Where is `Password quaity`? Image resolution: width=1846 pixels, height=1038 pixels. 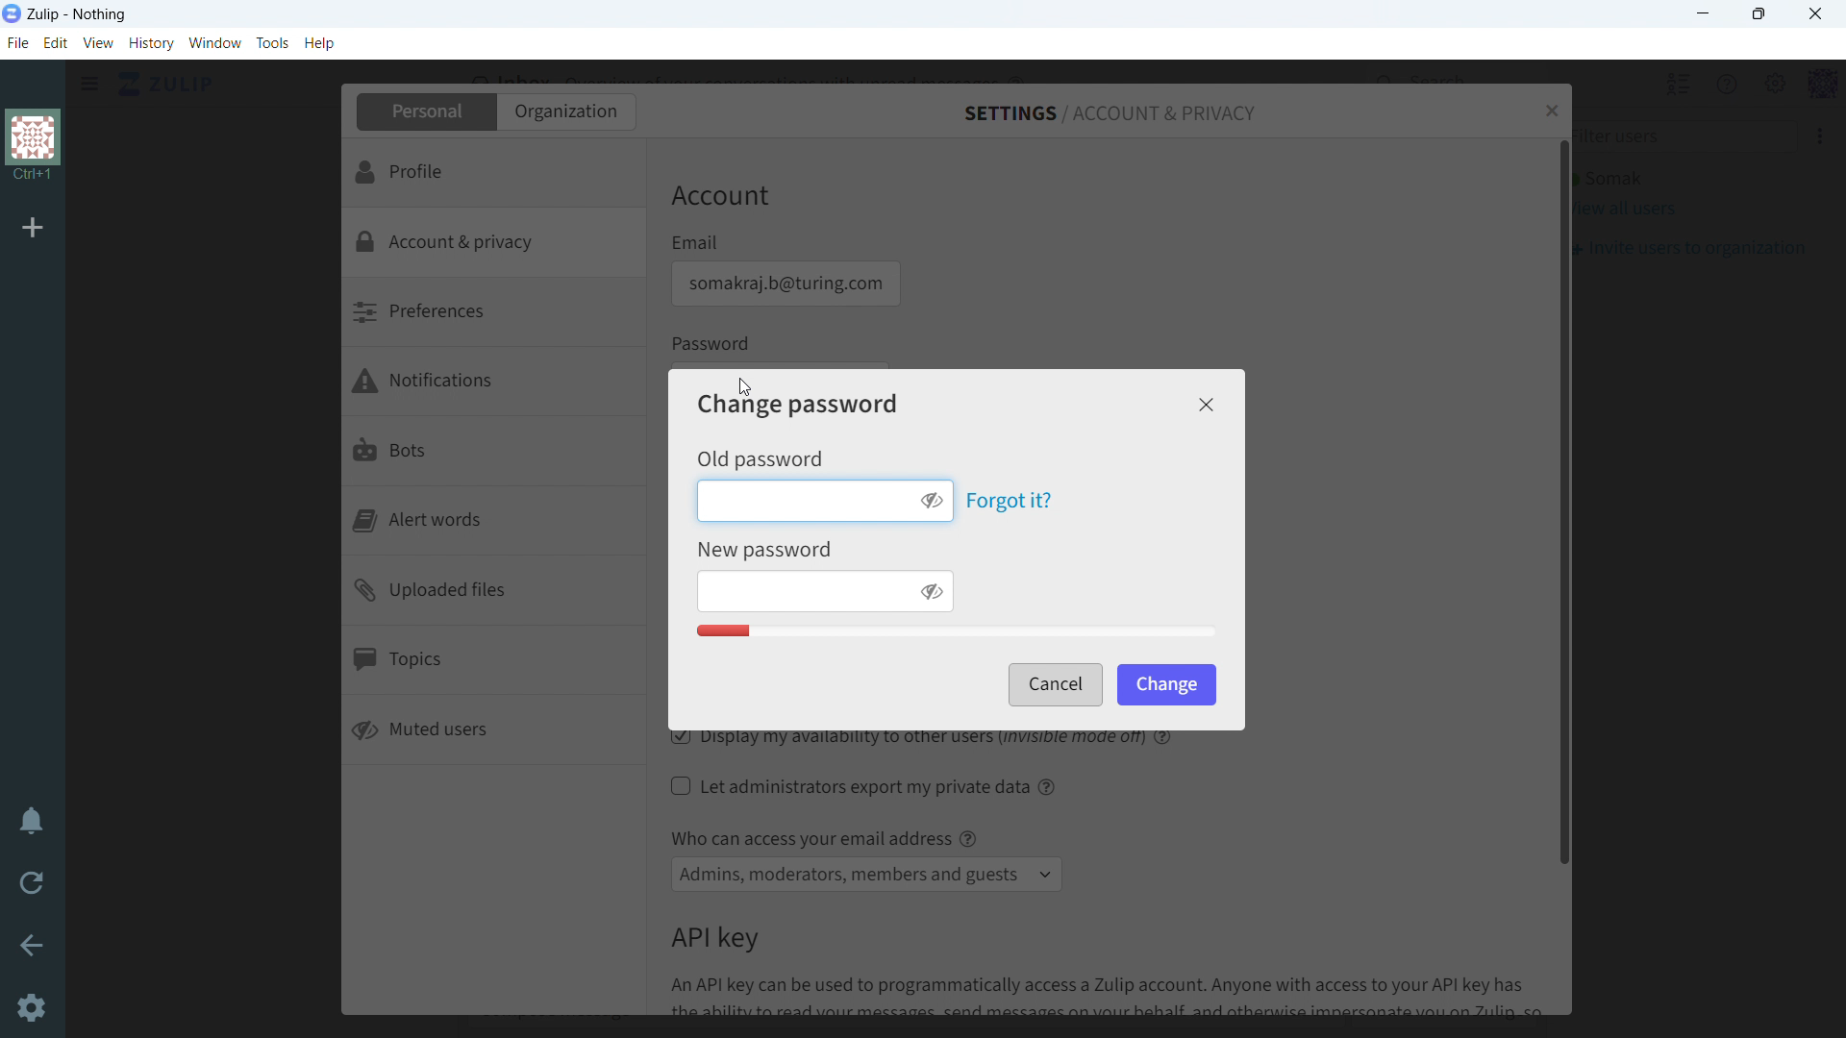 Password quaity is located at coordinates (958, 632).